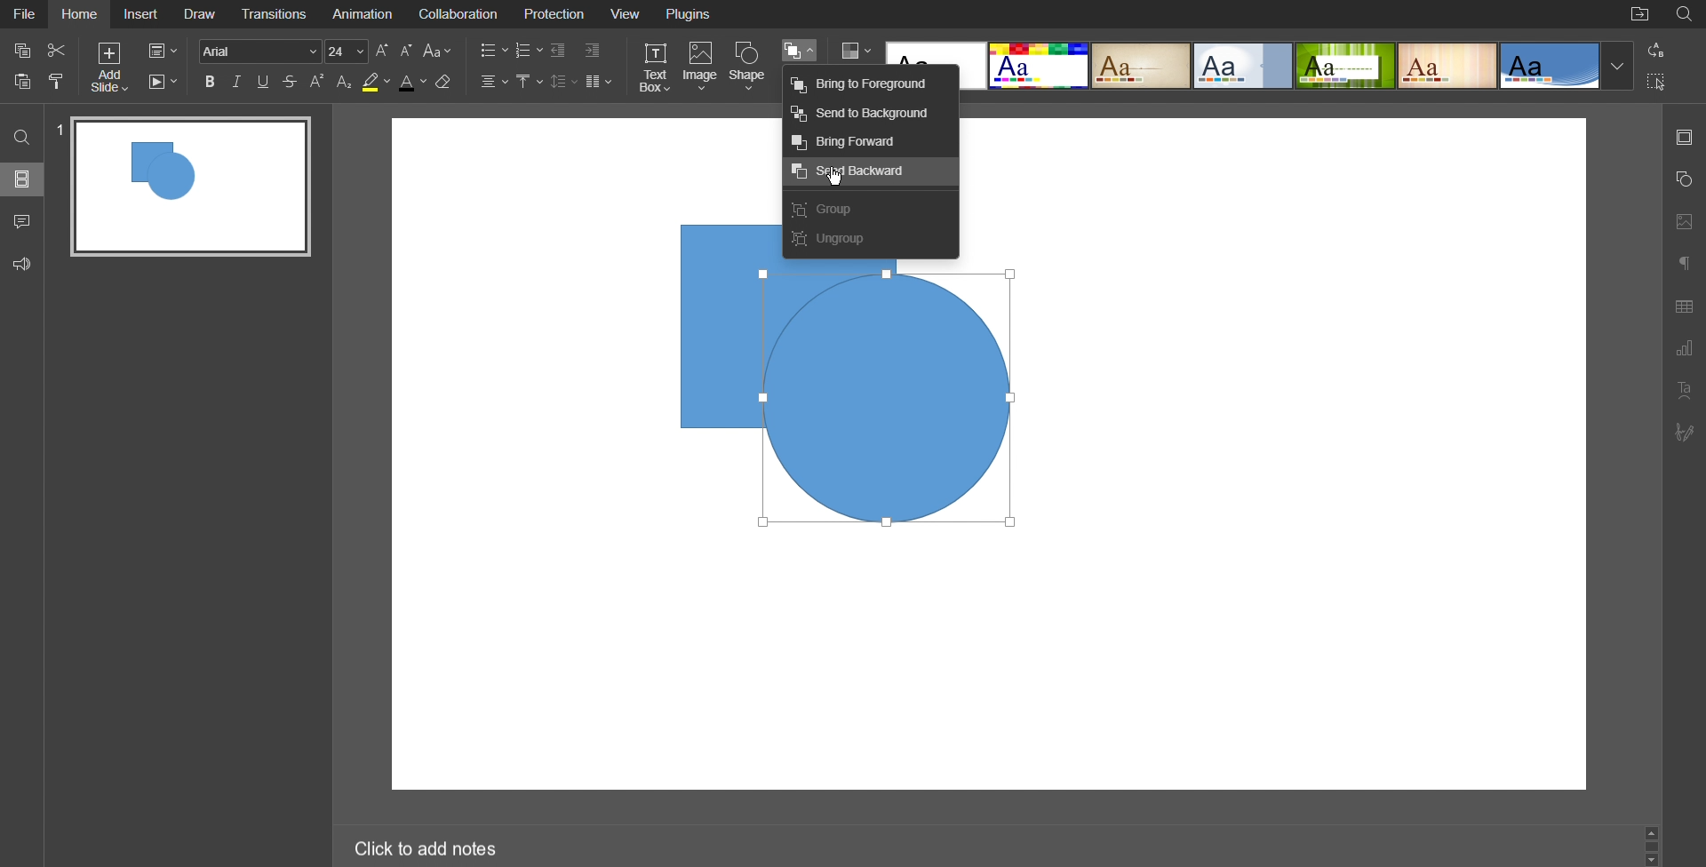 The image size is (1706, 867). Describe the element at coordinates (440, 51) in the screenshot. I see `Font Case` at that location.